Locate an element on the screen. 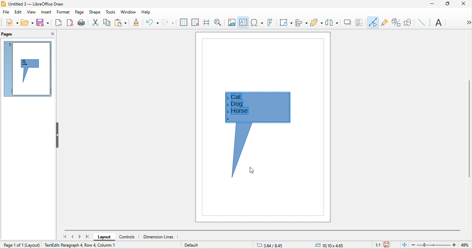 The width and height of the screenshot is (472, 249). export directly as pdf is located at coordinates (70, 23).